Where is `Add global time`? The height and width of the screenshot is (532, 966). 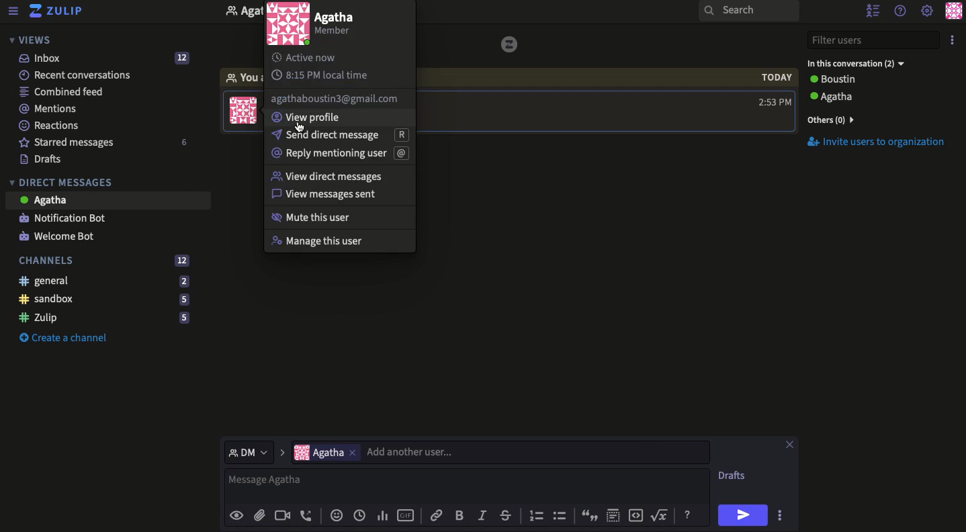 Add global time is located at coordinates (362, 515).